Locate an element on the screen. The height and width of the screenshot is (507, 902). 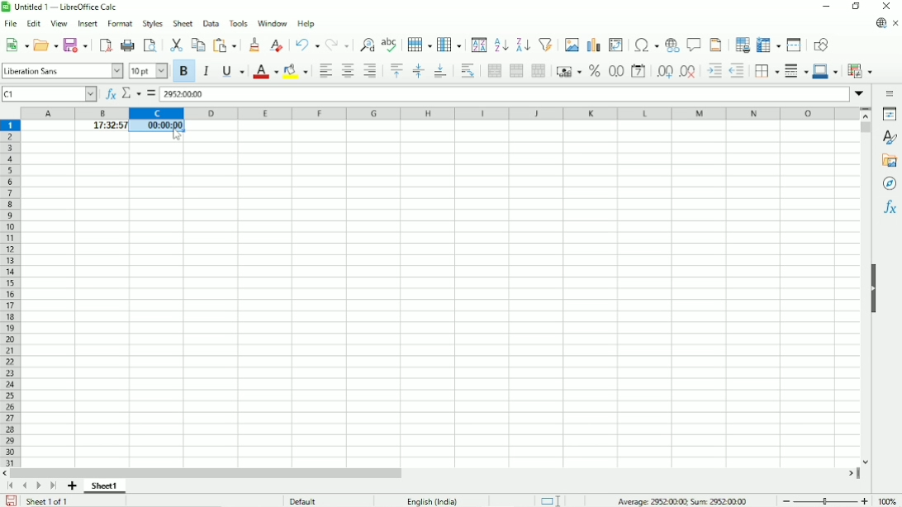
Unmerge cells is located at coordinates (539, 71).